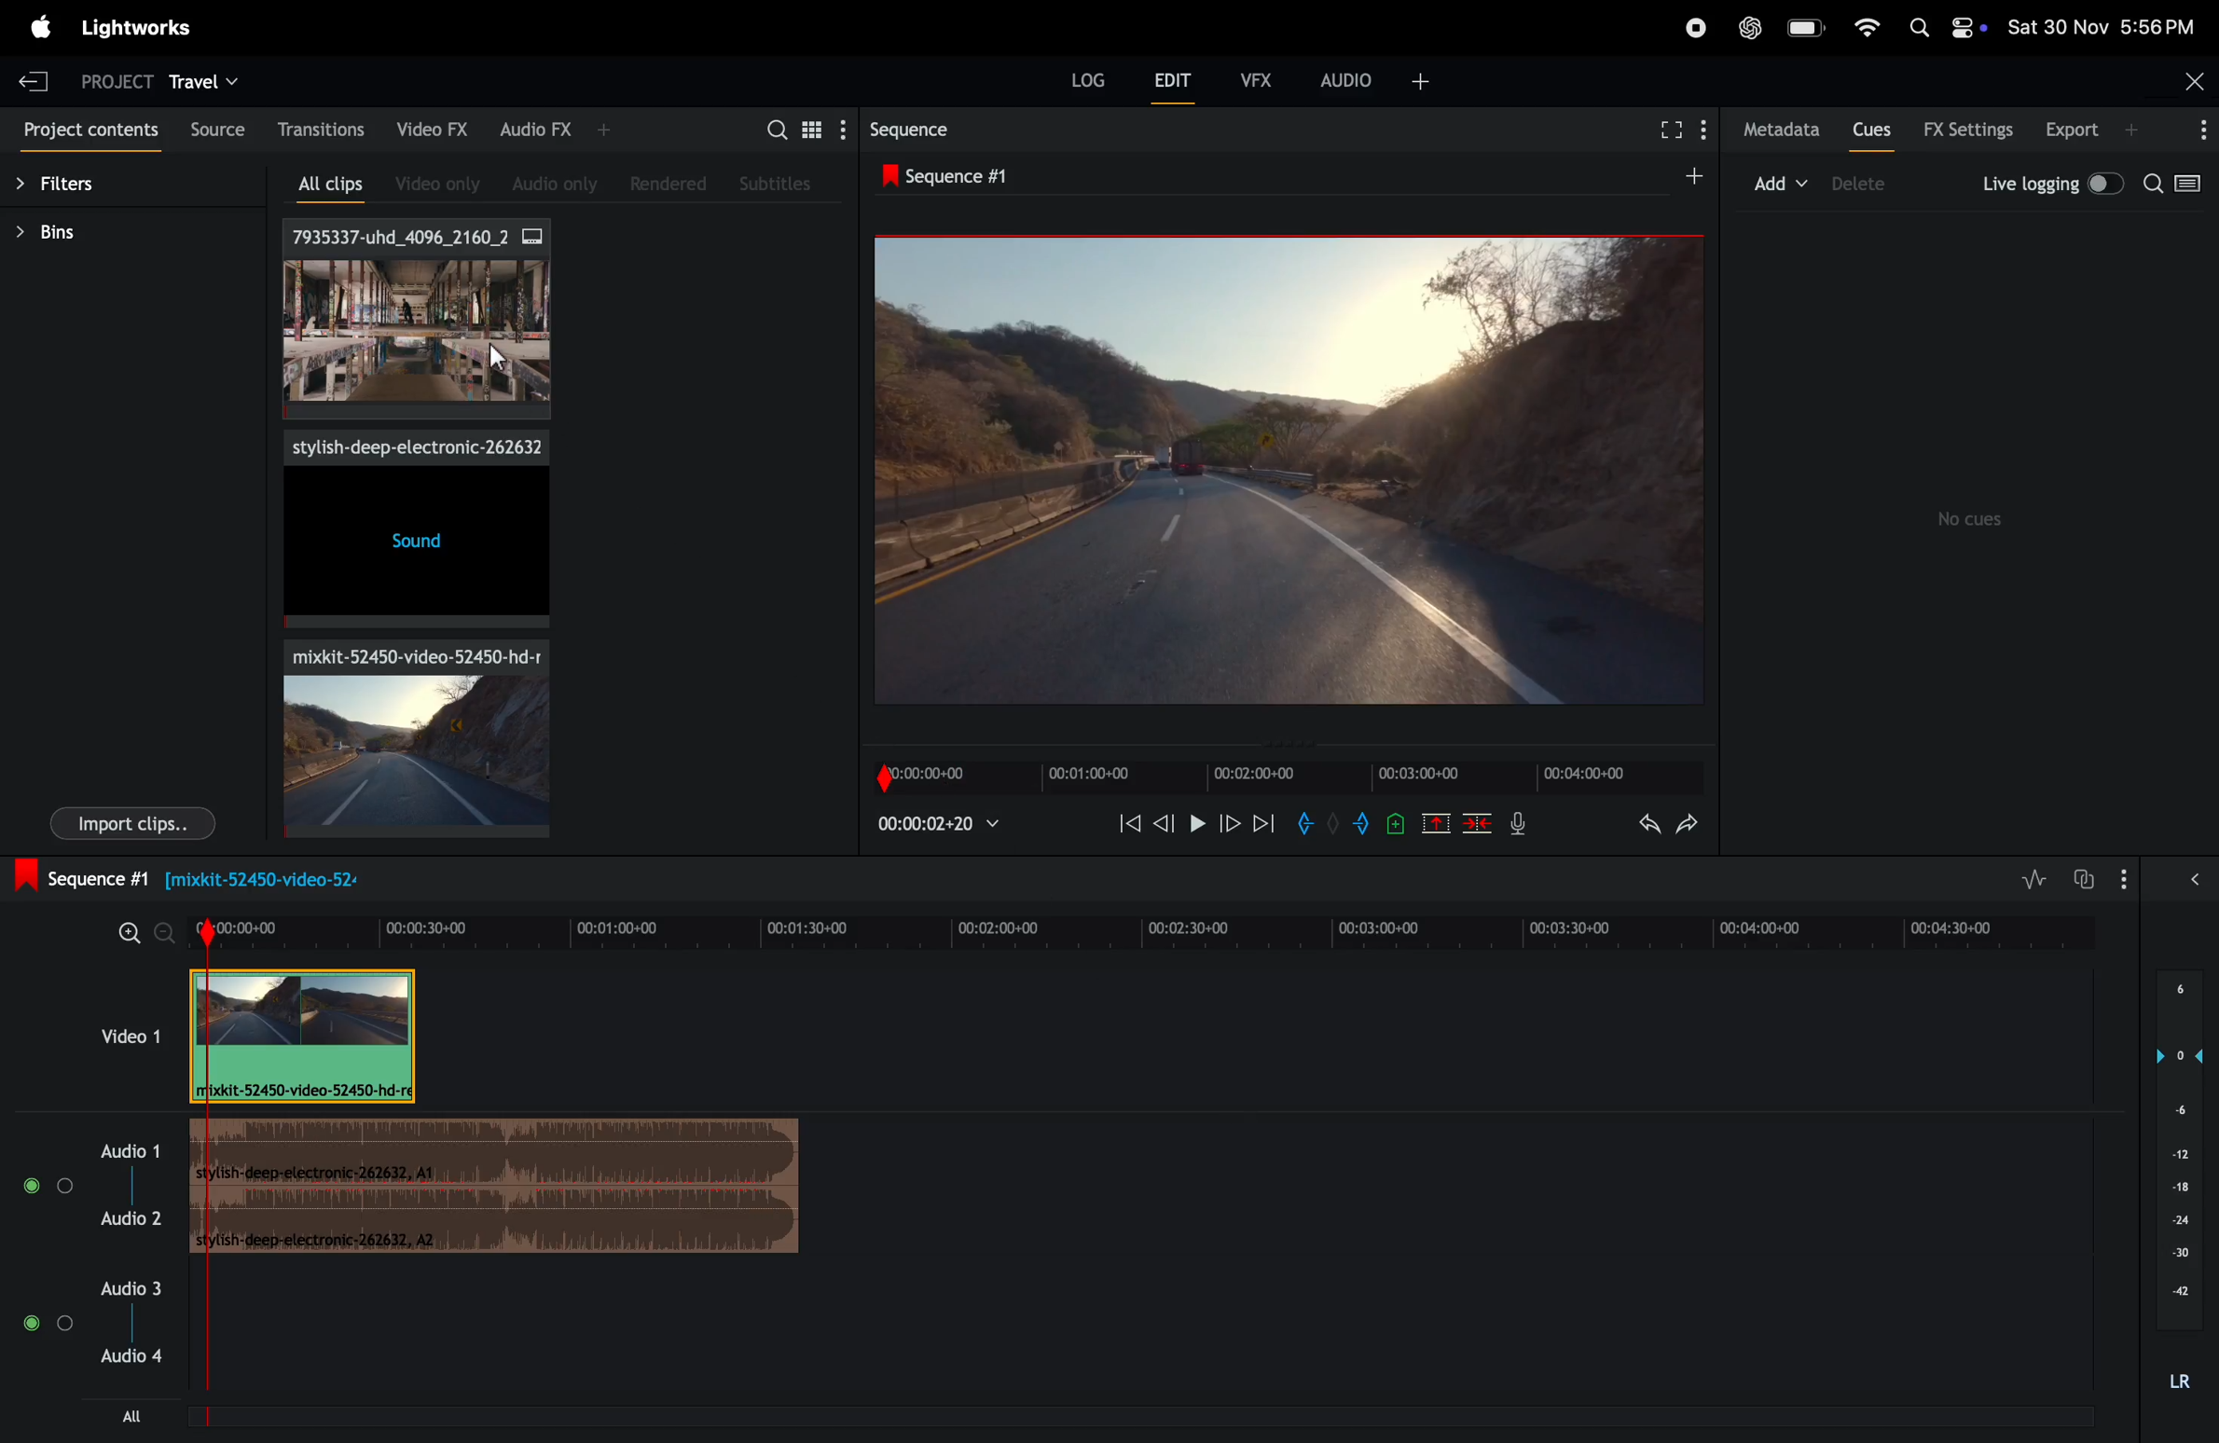 This screenshot has width=2219, height=1443. I want to click on vfx, so click(1253, 78).